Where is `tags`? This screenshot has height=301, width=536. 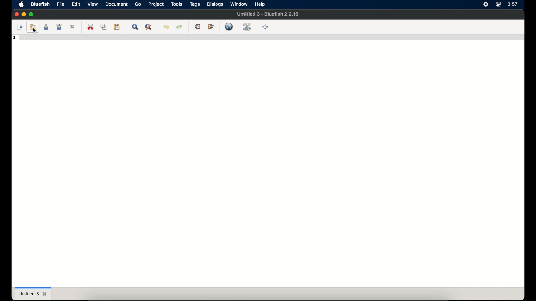
tags is located at coordinates (195, 4).